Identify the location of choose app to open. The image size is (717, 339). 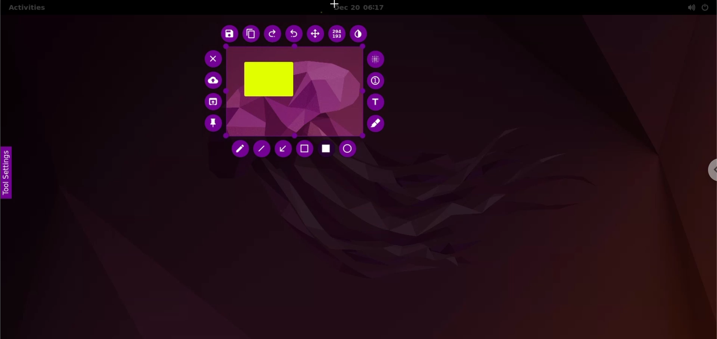
(212, 102).